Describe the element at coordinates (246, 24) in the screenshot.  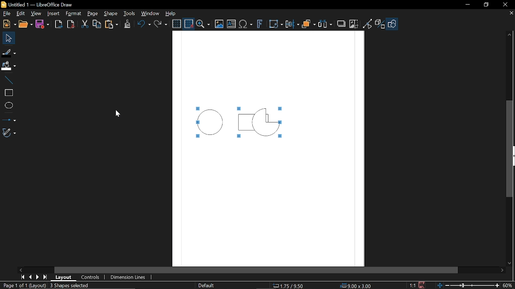
I see `Insert text` at that location.